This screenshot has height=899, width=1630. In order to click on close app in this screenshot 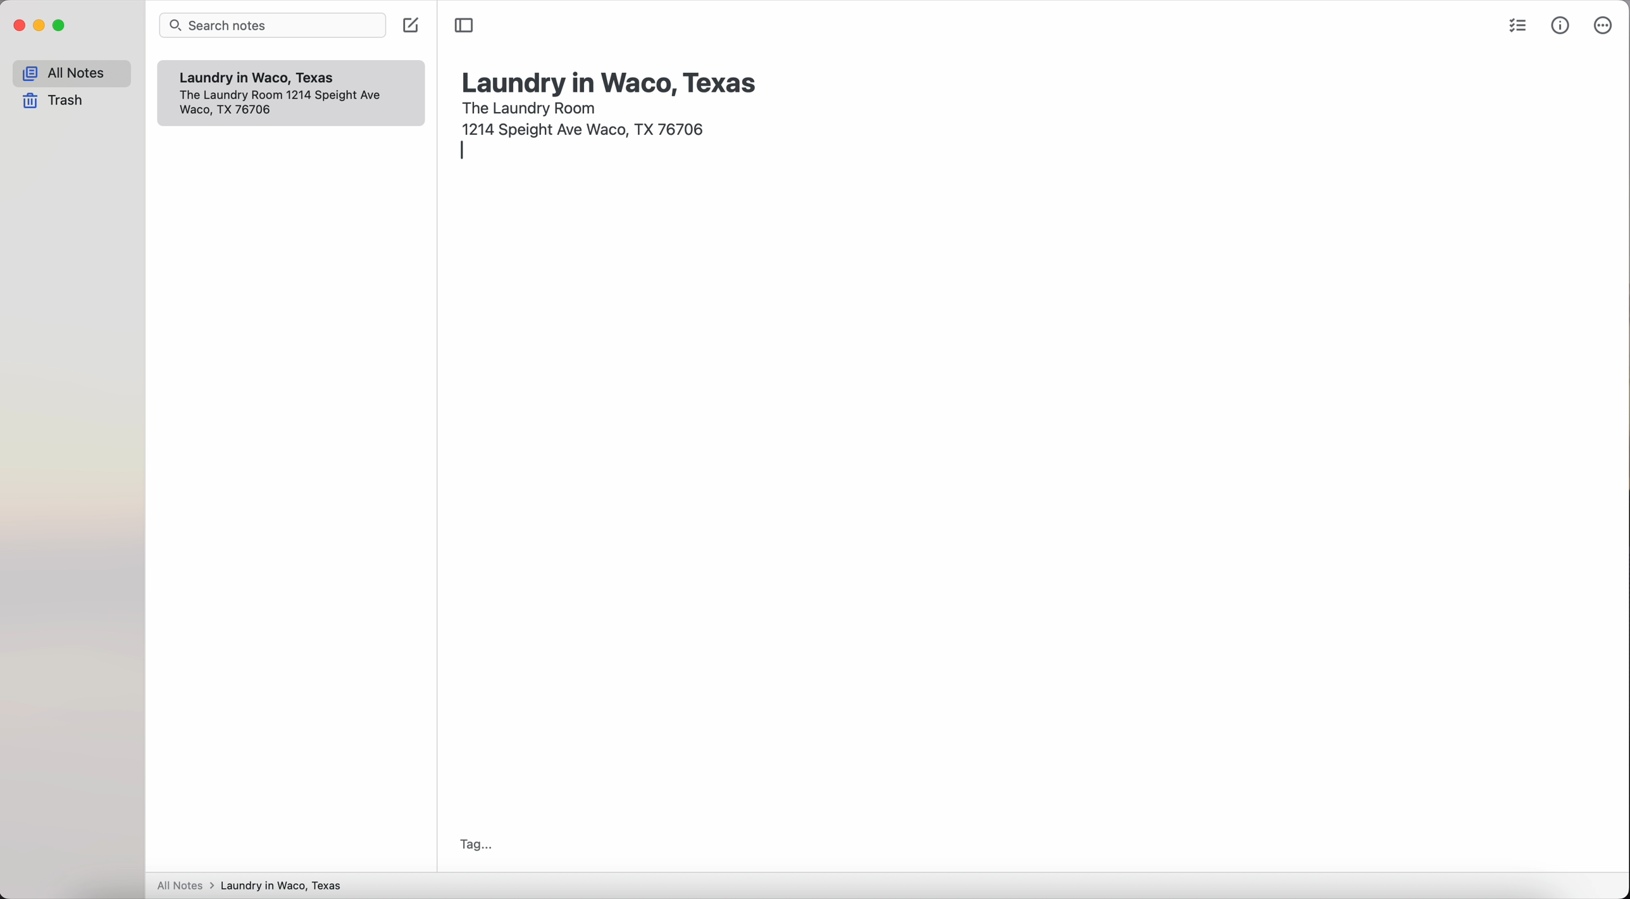, I will do `click(20, 26)`.